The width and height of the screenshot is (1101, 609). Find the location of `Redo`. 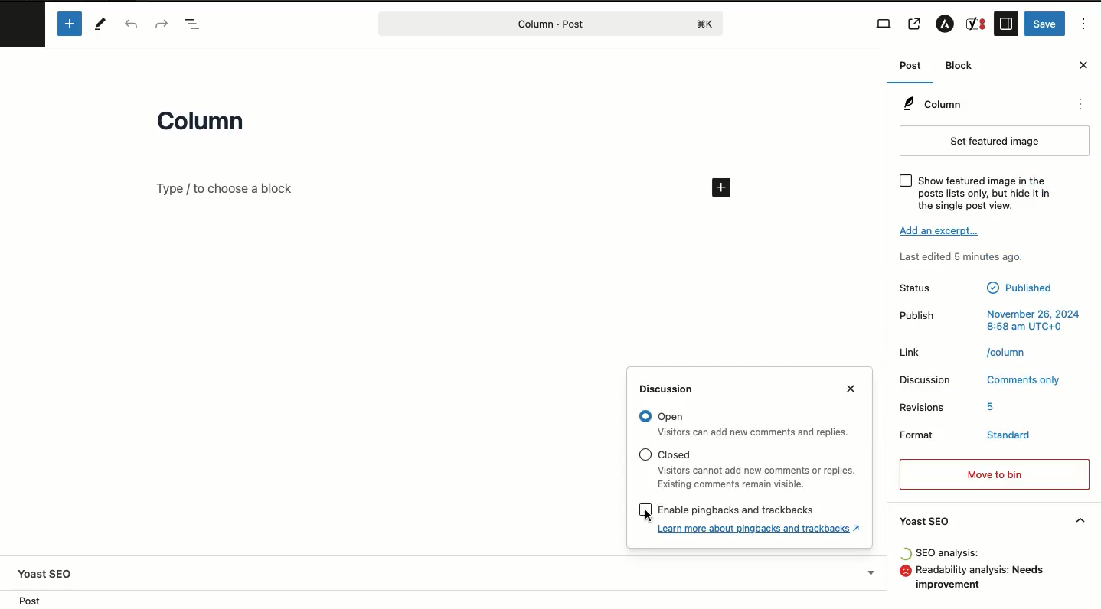

Redo is located at coordinates (162, 23).